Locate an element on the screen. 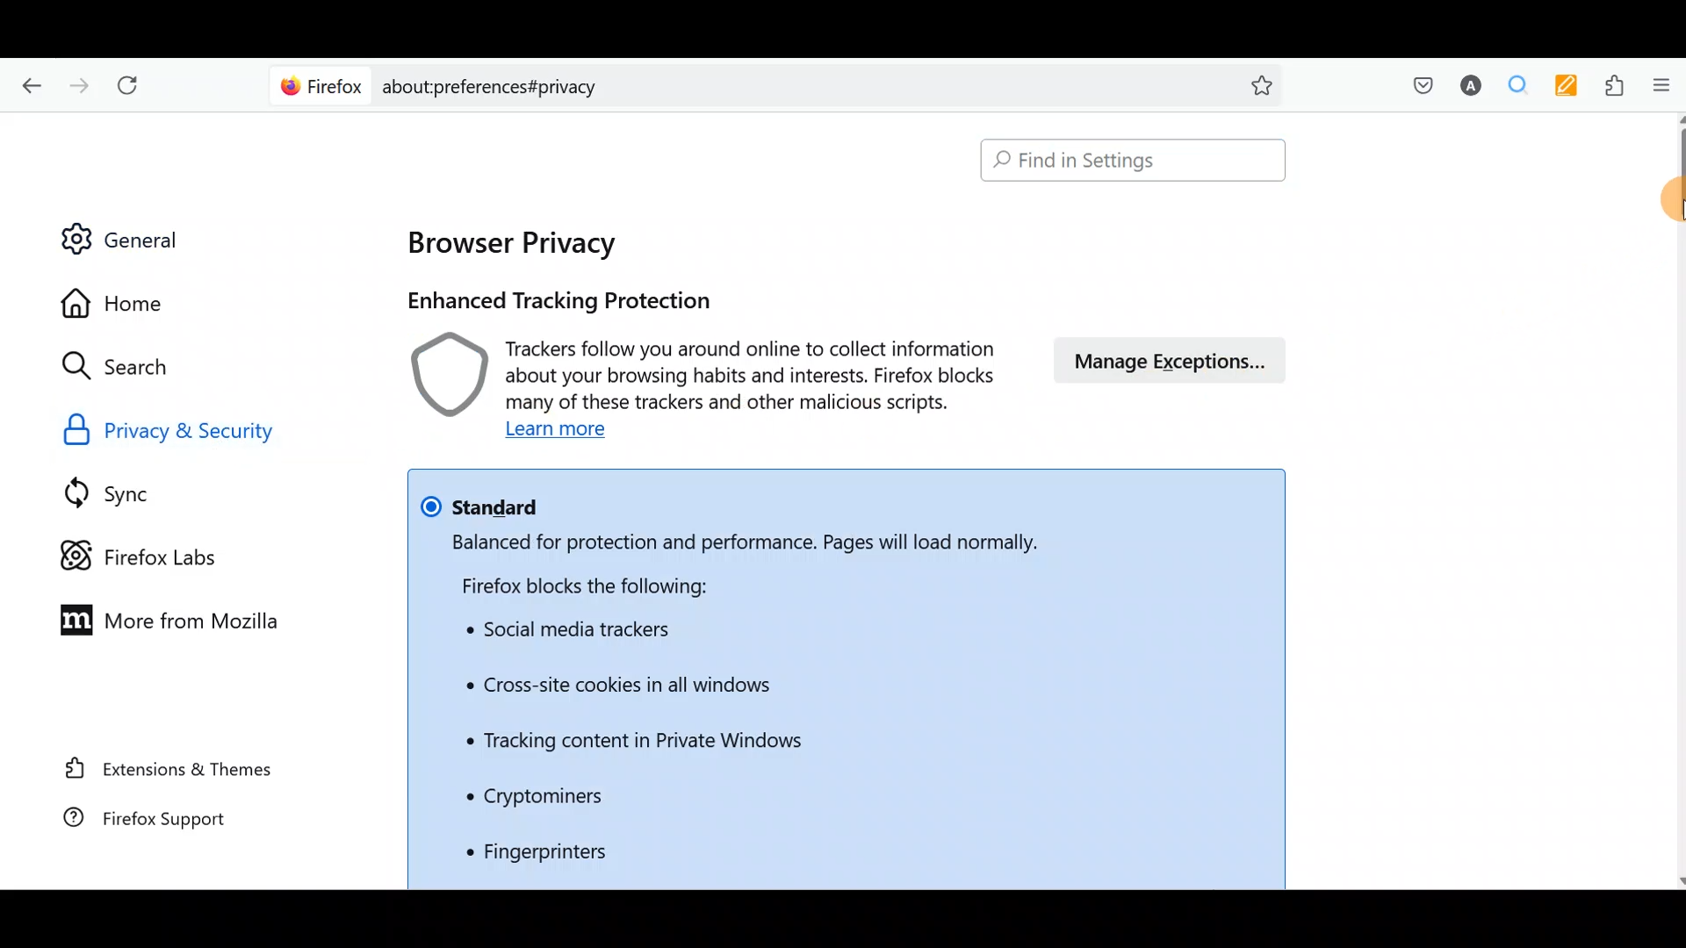 The image size is (1686, 948). Firefox labs is located at coordinates (154, 554).